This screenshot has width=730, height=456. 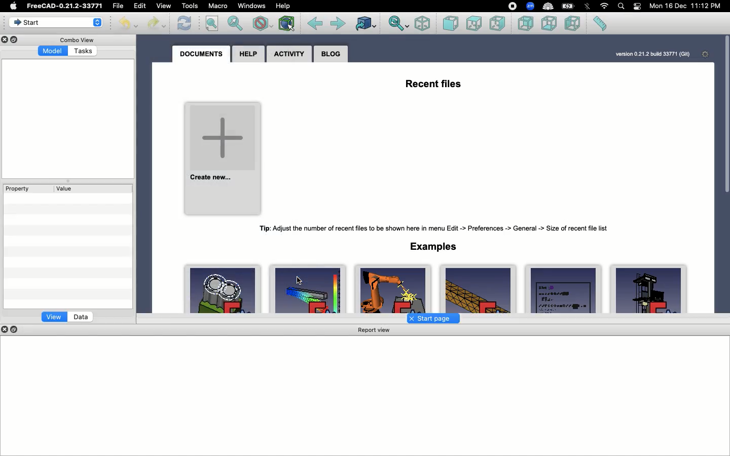 What do you see at coordinates (217, 8) in the screenshot?
I see `Macro` at bounding box center [217, 8].